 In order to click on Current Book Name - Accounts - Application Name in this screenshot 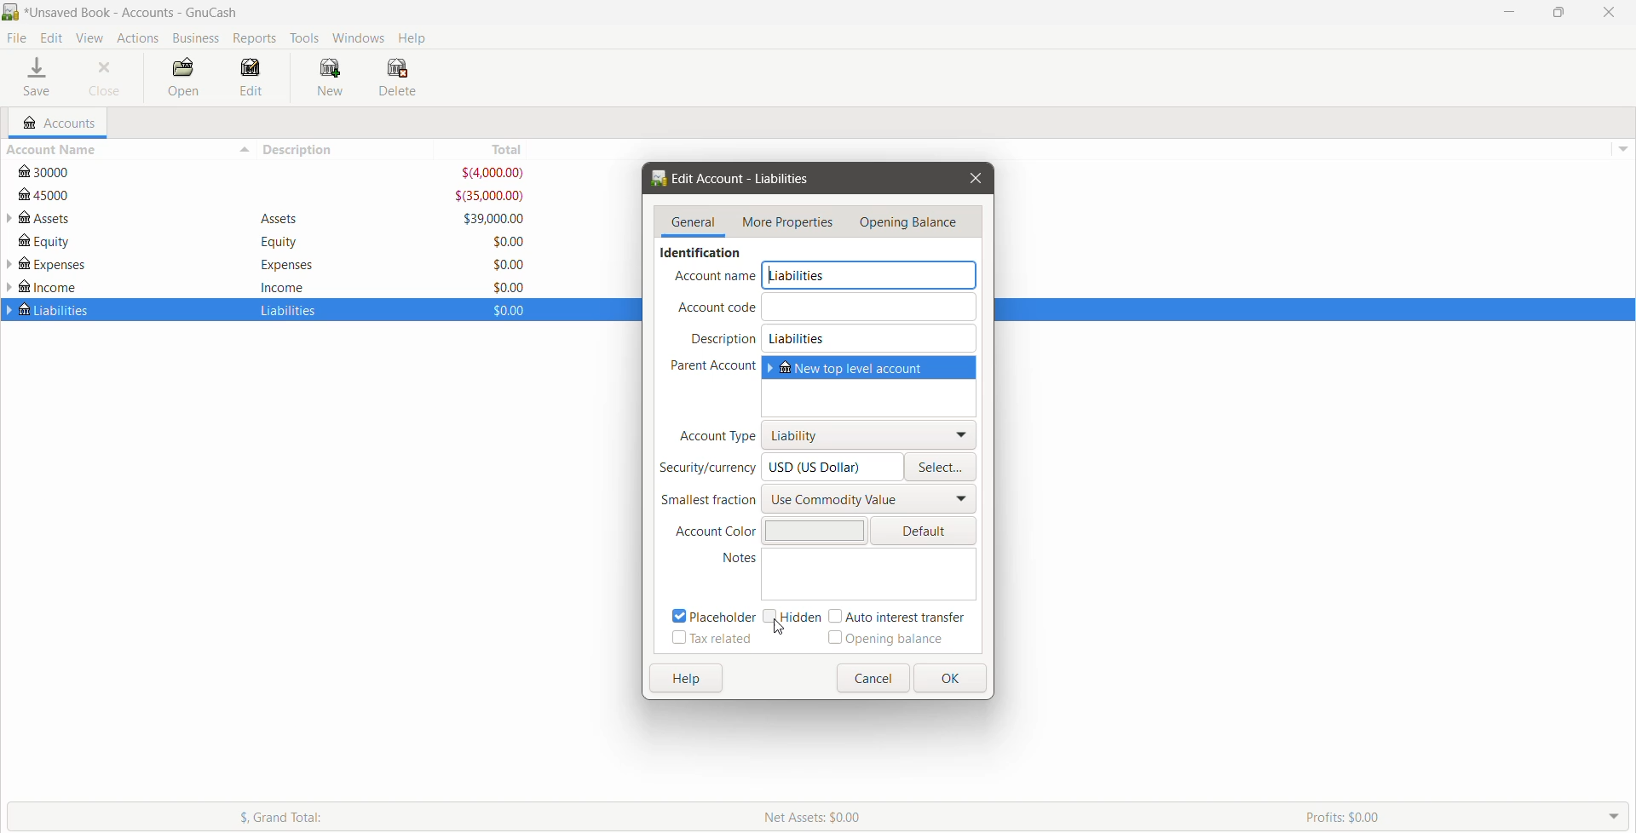, I will do `click(144, 12)`.